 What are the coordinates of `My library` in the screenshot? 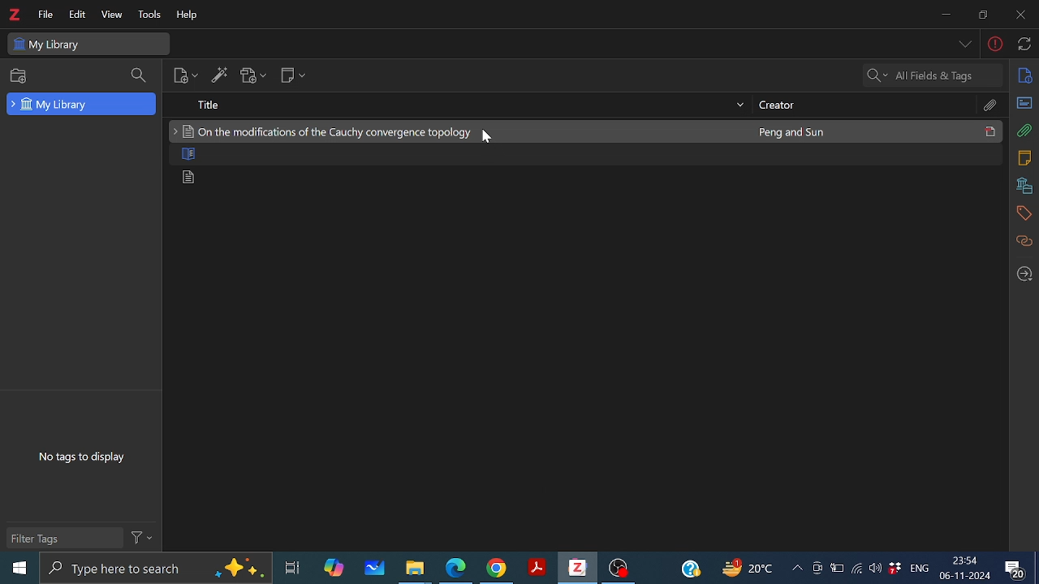 It's located at (89, 43).